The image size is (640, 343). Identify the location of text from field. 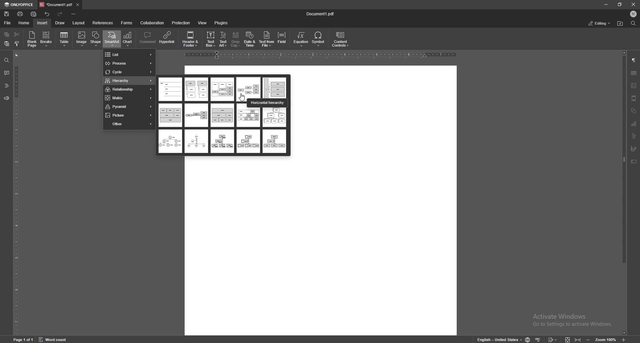
(267, 39).